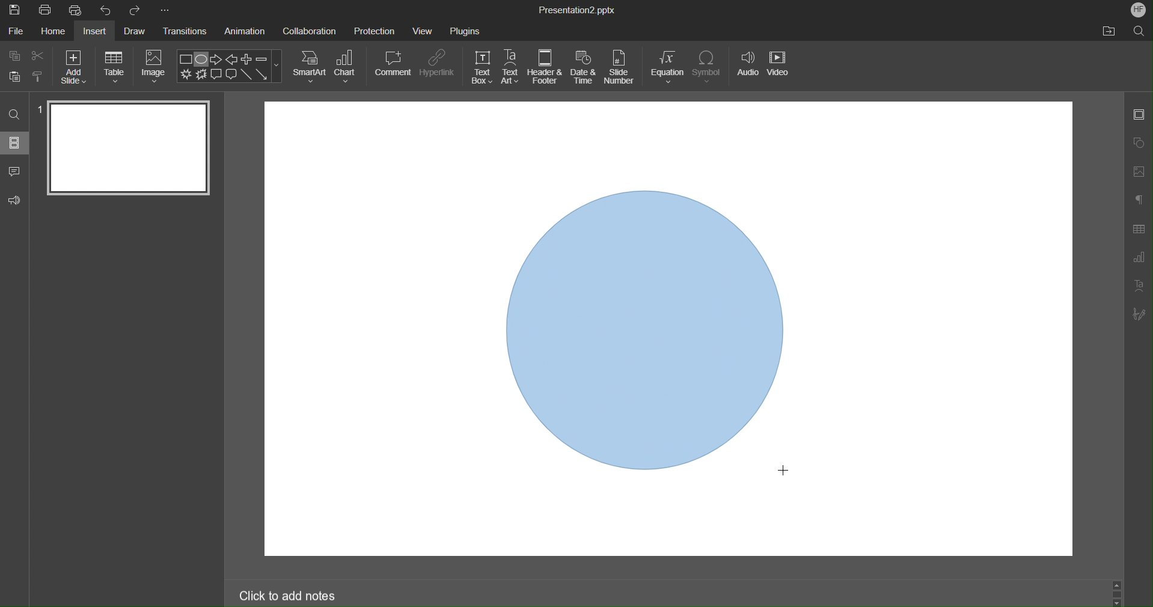  What do you see at coordinates (667, 67) in the screenshot?
I see `Equation` at bounding box center [667, 67].